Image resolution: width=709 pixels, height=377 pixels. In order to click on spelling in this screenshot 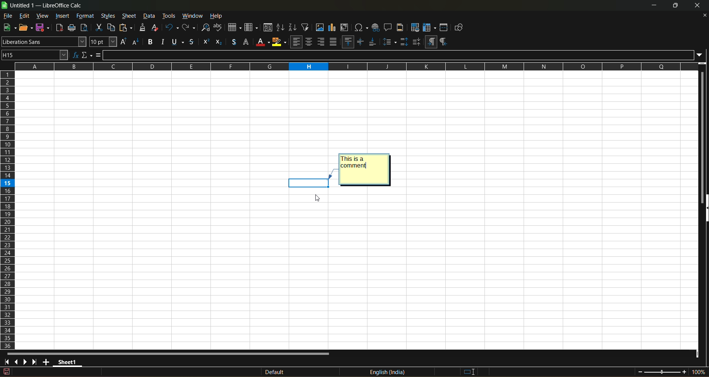, I will do `click(218, 27)`.